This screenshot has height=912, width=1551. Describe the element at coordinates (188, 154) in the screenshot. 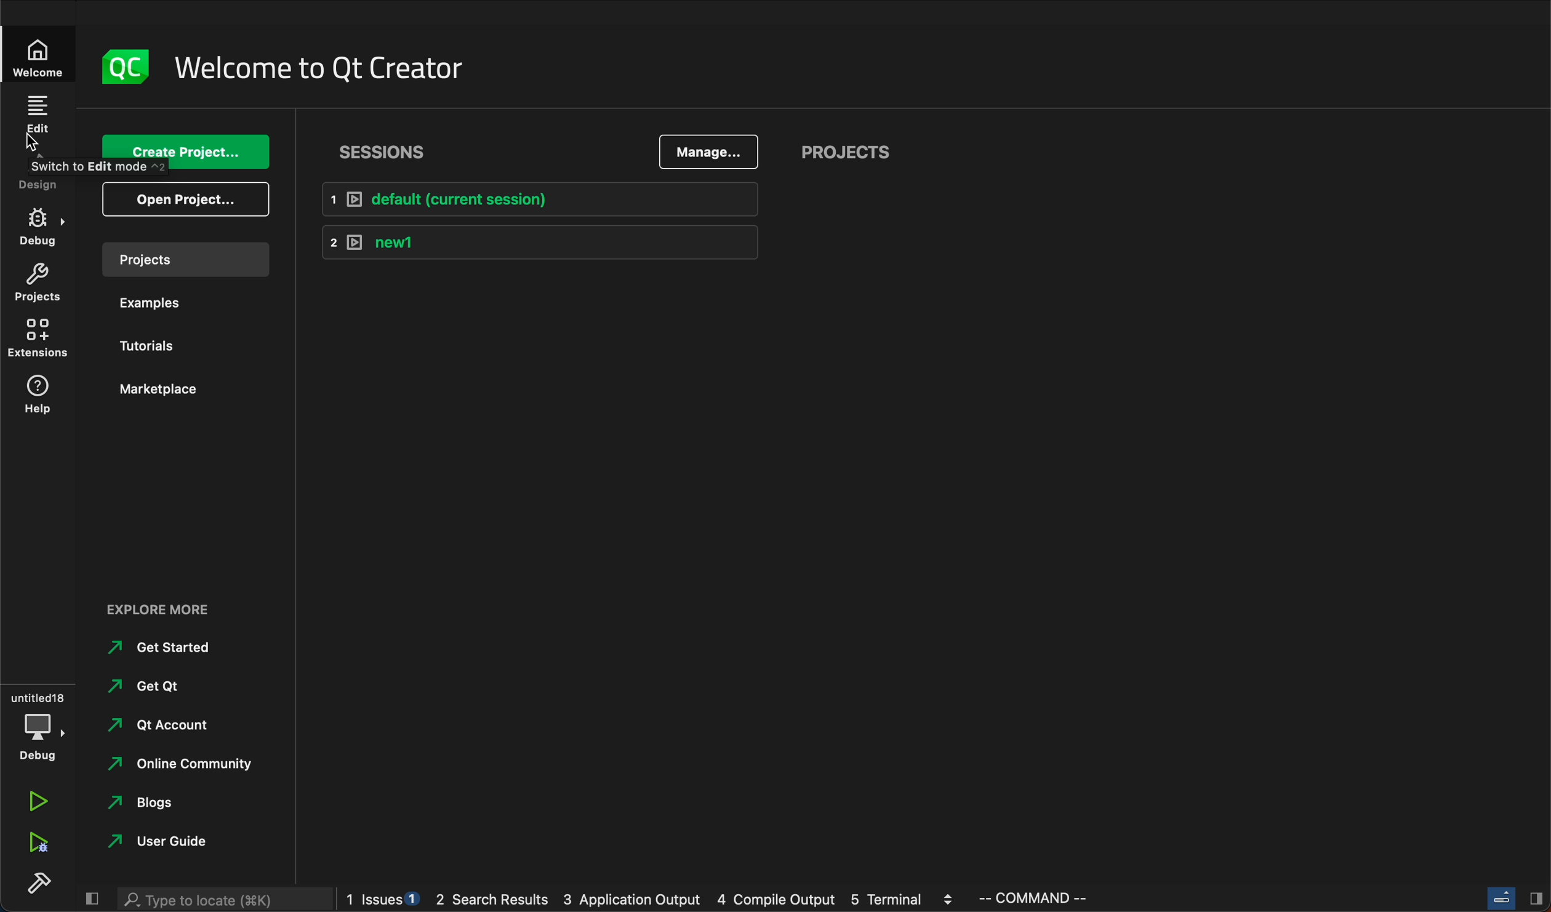

I see `create` at that location.